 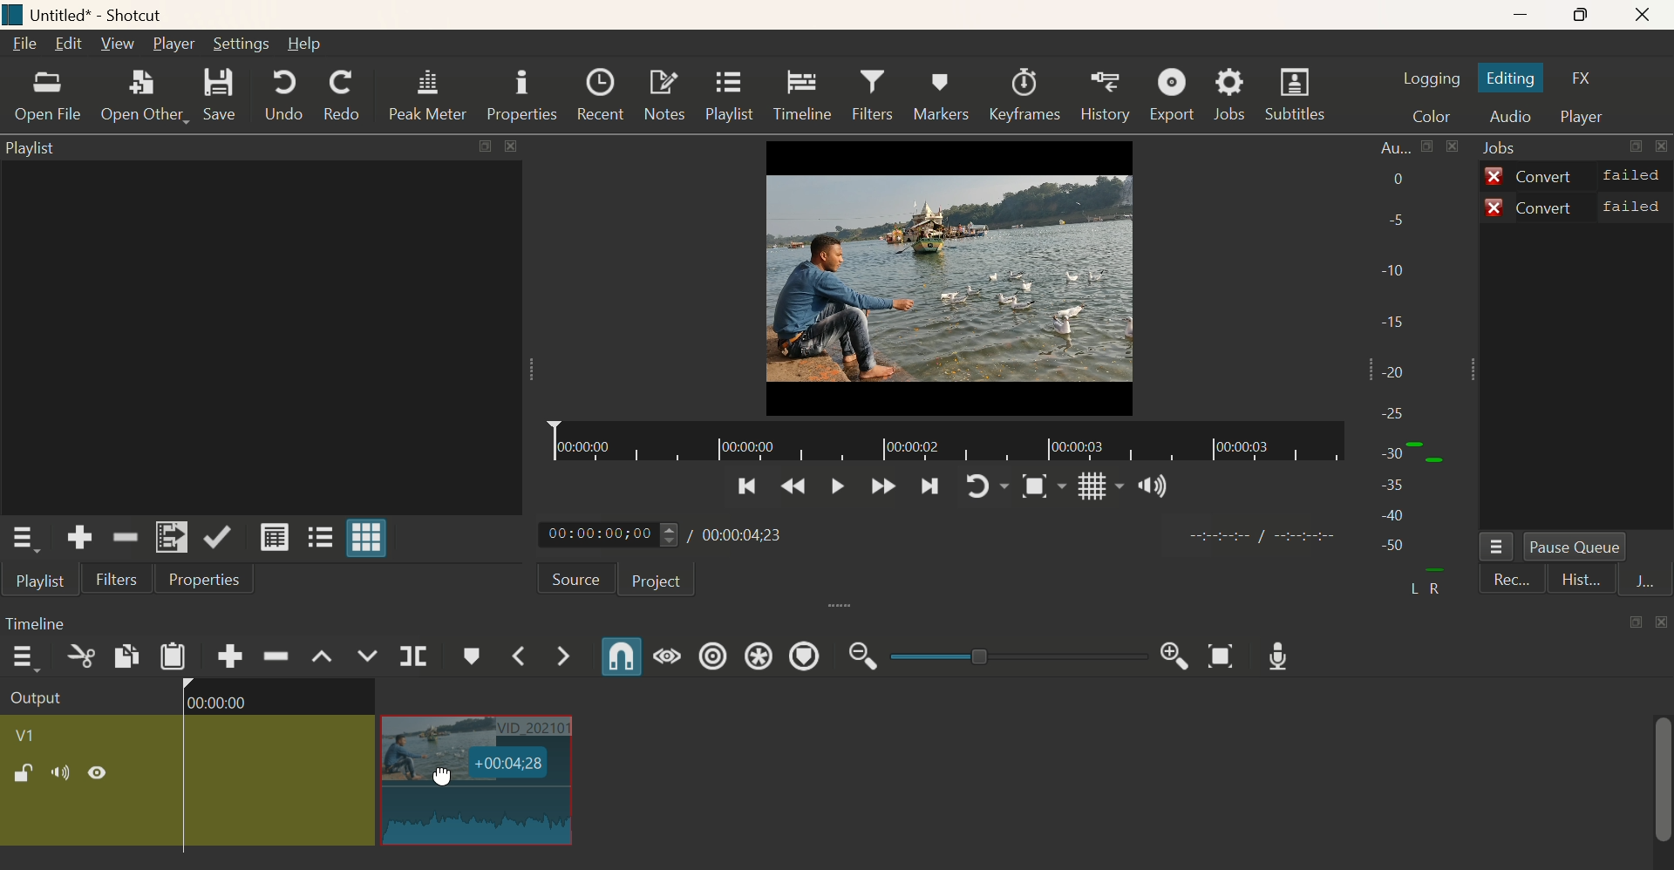 What do you see at coordinates (599, 96) in the screenshot?
I see `Recent` at bounding box center [599, 96].